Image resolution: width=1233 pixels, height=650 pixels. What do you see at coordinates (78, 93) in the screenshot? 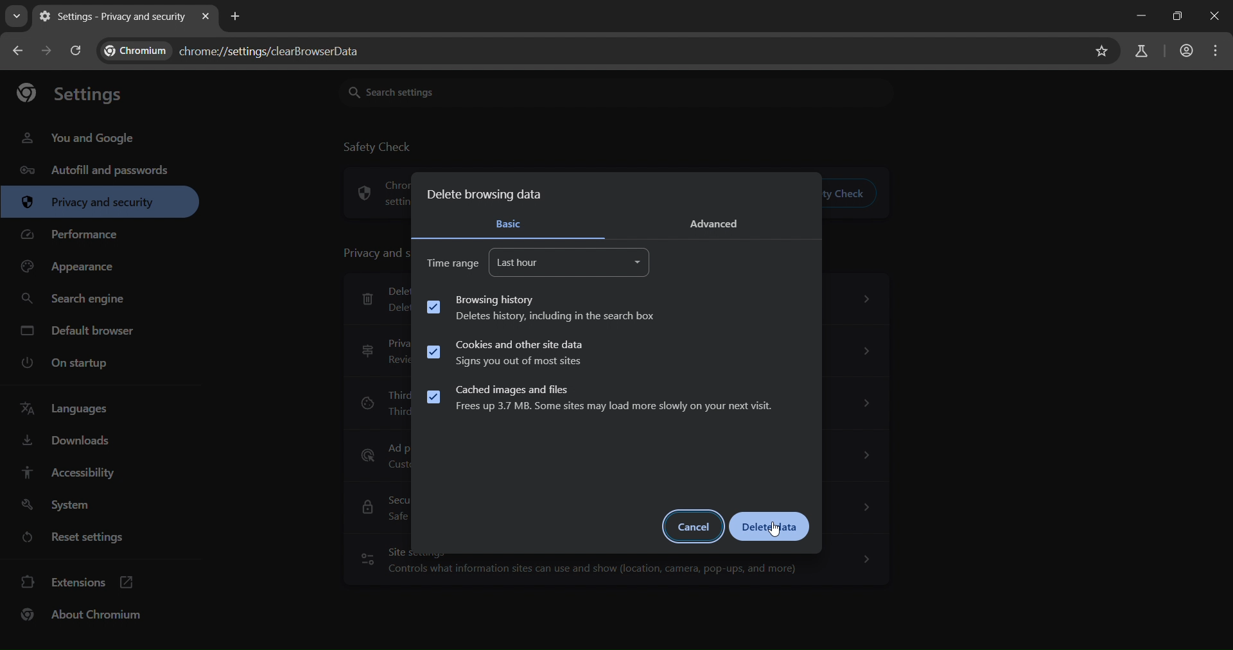
I see `settings` at bounding box center [78, 93].